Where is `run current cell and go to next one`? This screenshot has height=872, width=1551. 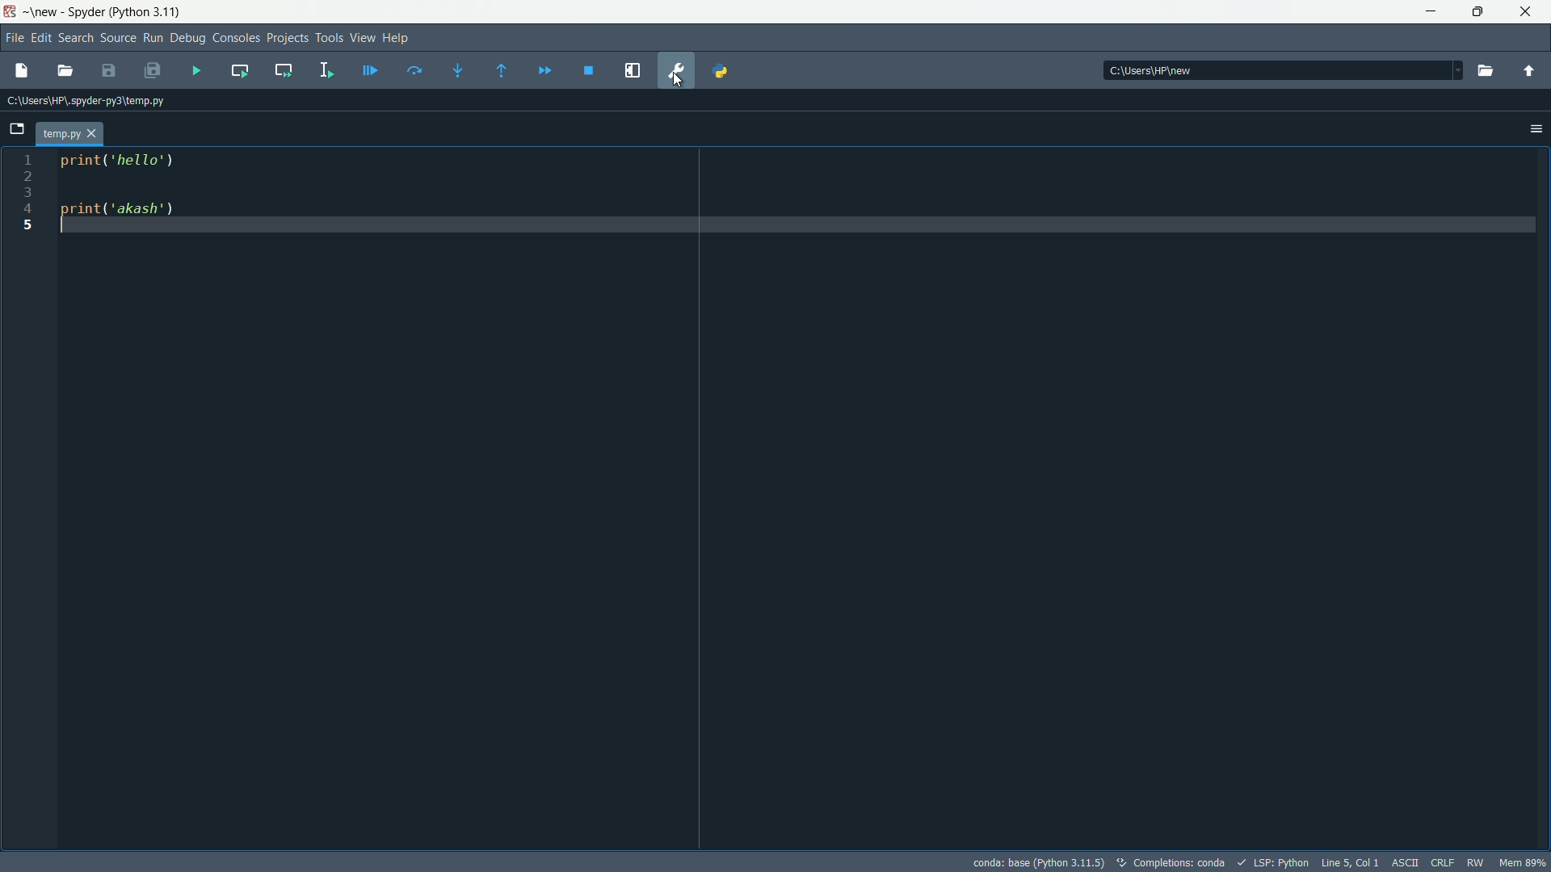
run current cell and go to next one is located at coordinates (284, 69).